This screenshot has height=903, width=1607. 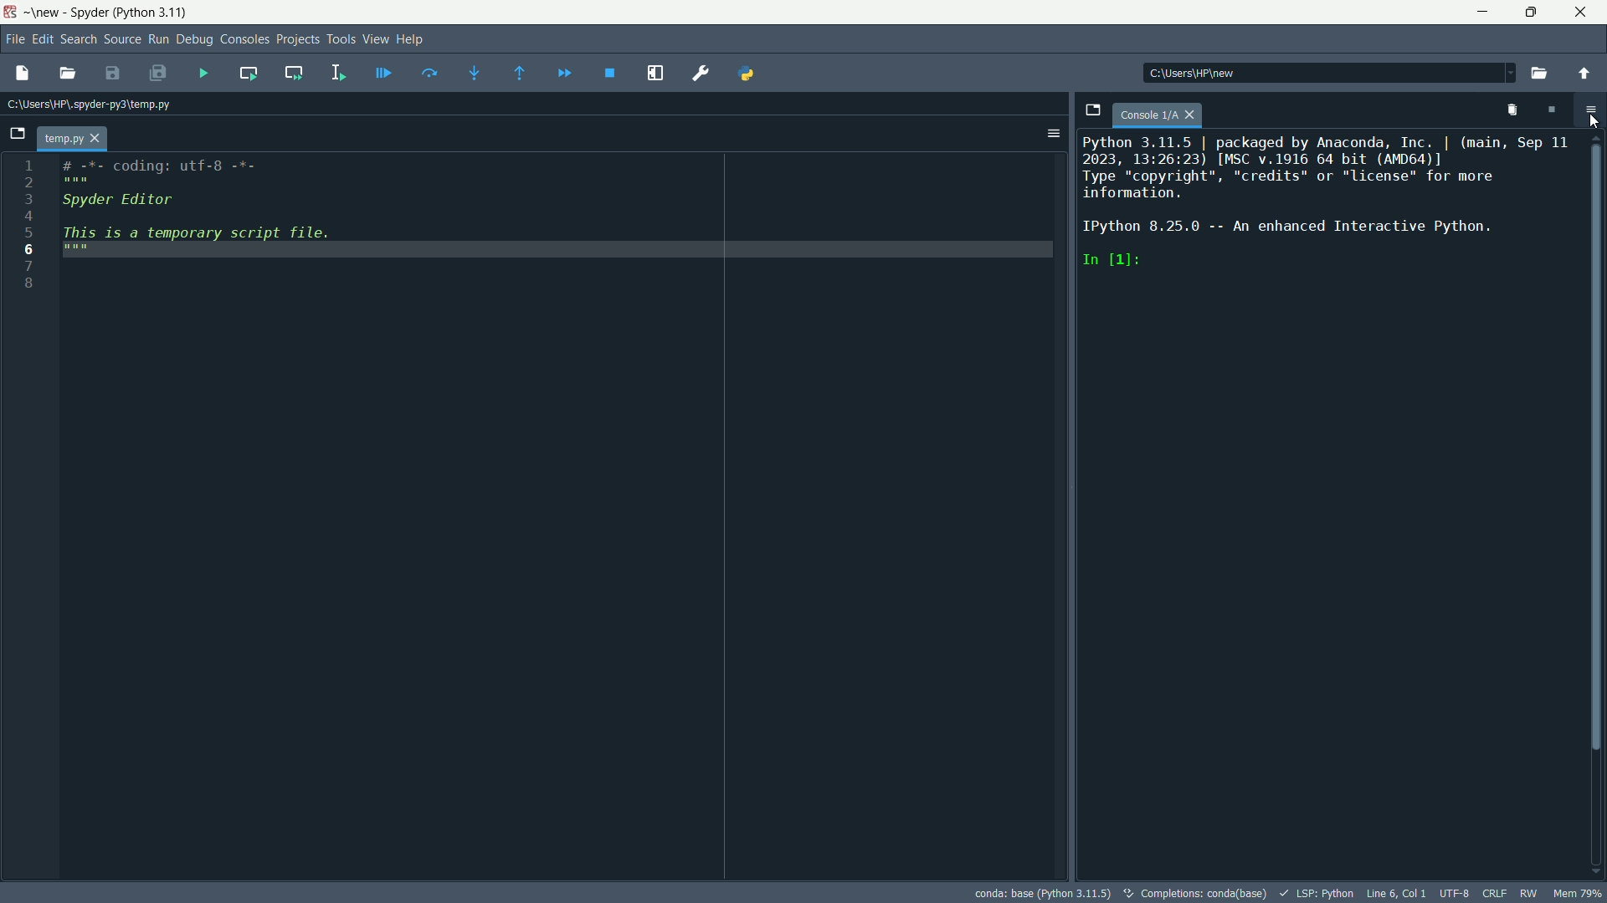 What do you see at coordinates (341, 39) in the screenshot?
I see `tools menu` at bounding box center [341, 39].